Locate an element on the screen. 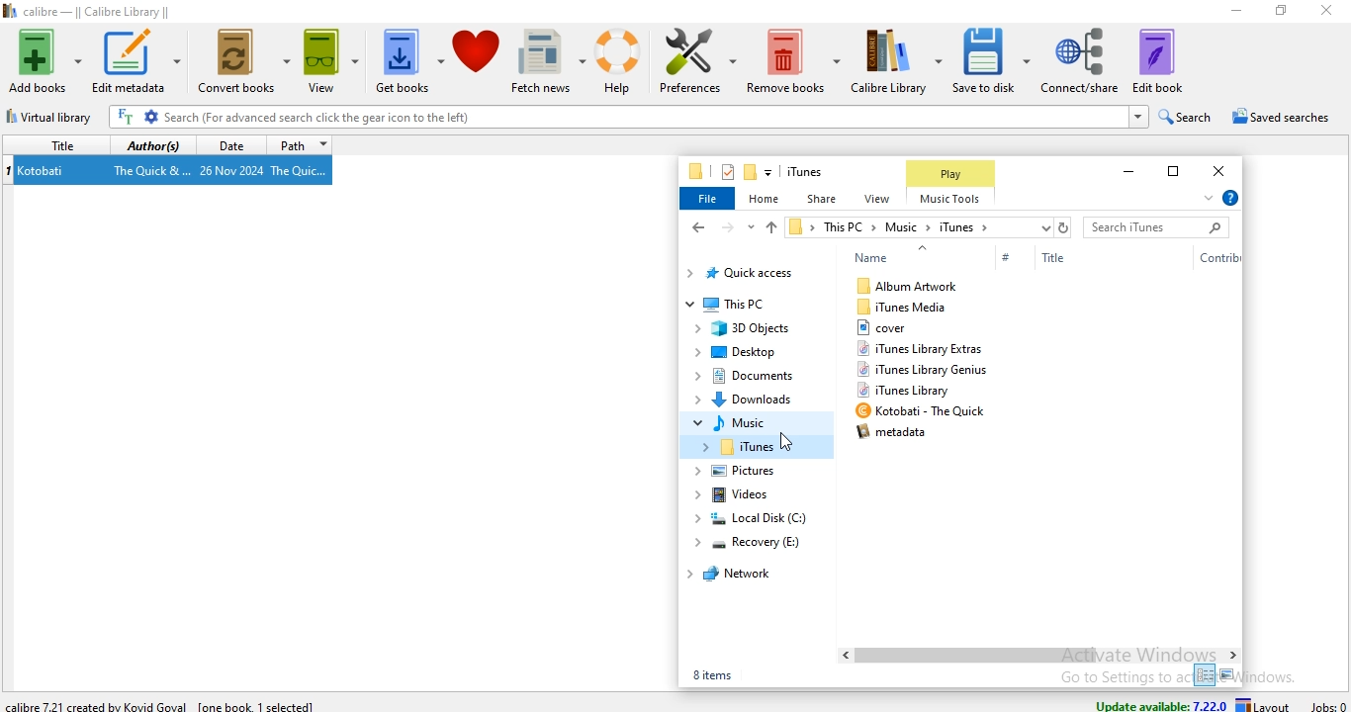  get books is located at coordinates (409, 62).